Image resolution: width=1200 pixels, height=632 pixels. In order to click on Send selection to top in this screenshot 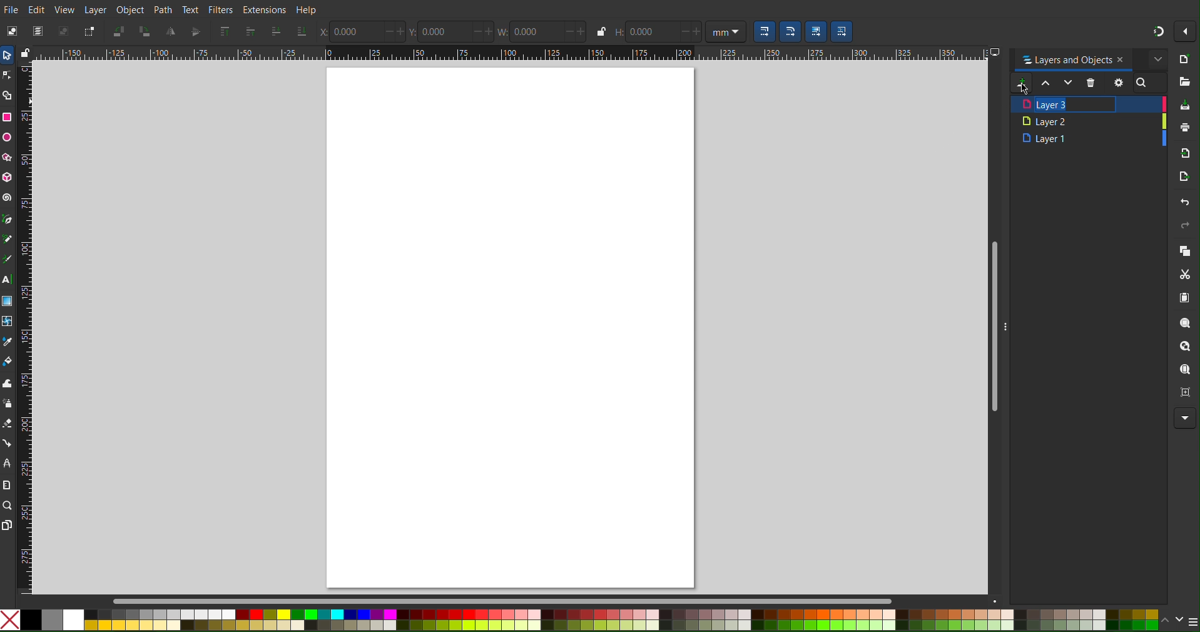, I will do `click(226, 31)`.